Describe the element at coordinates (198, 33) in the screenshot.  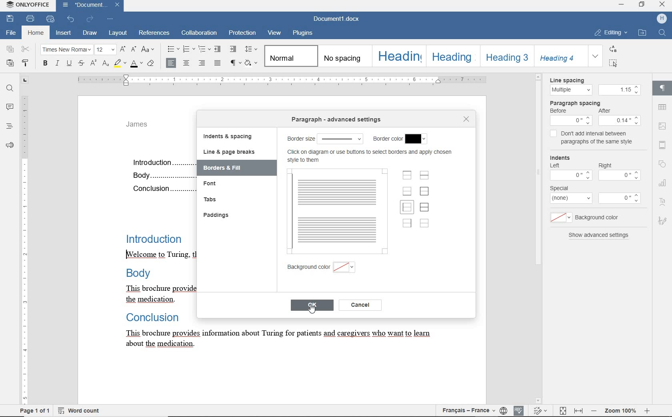
I see `collaboration` at that location.